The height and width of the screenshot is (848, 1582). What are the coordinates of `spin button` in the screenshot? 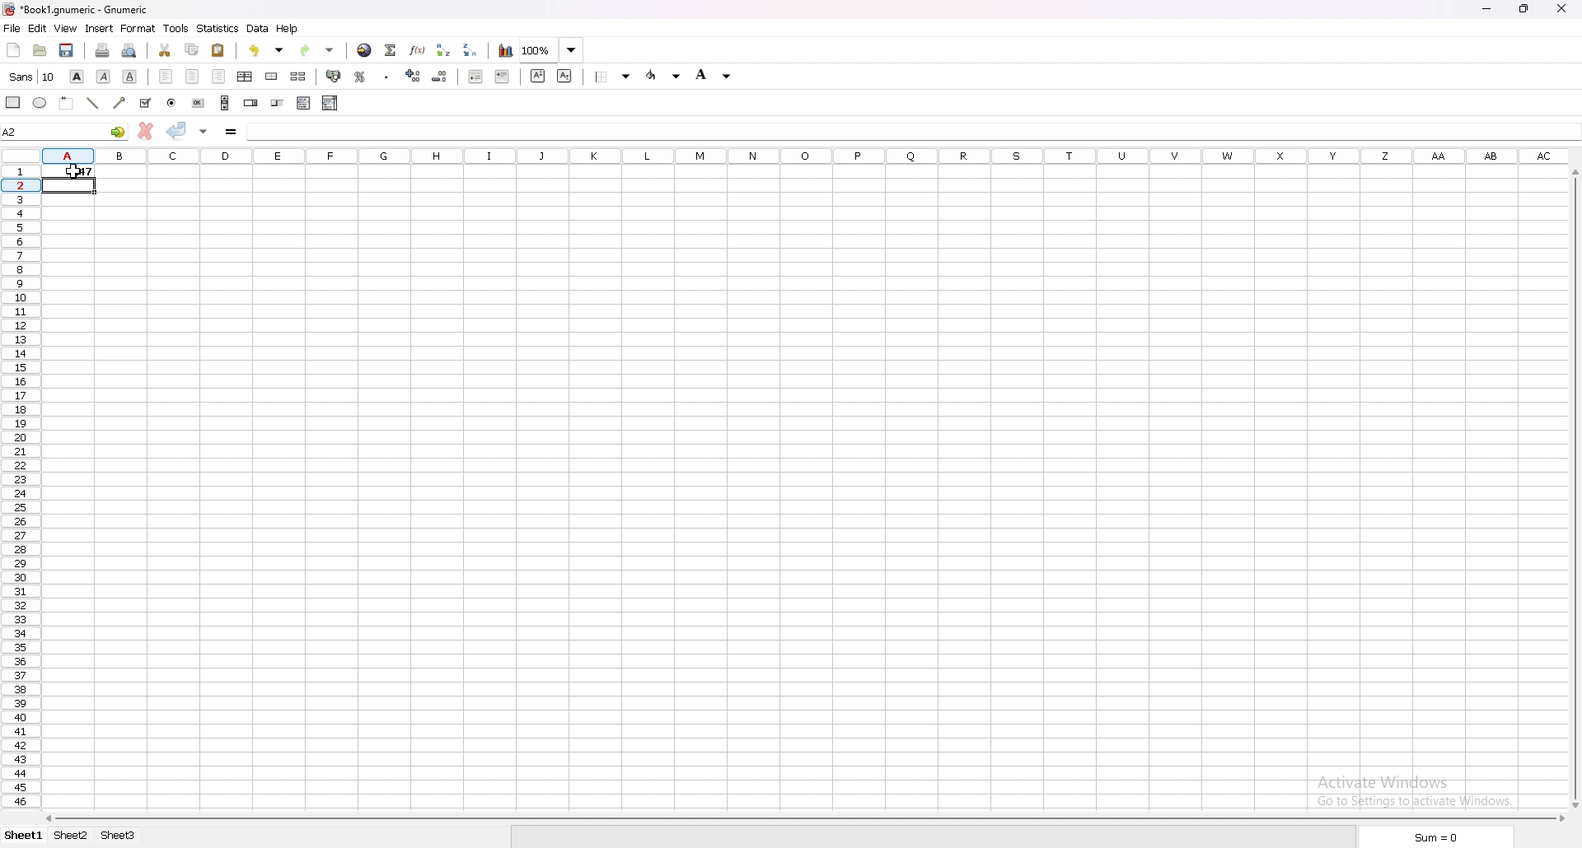 It's located at (251, 103).